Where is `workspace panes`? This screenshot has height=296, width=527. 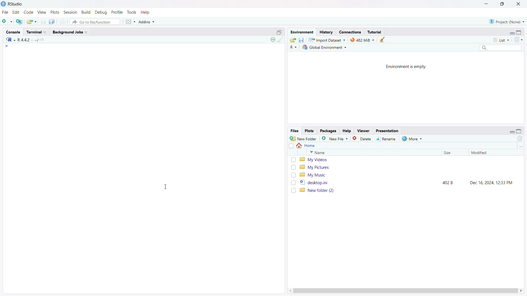 workspace panes is located at coordinates (130, 22).